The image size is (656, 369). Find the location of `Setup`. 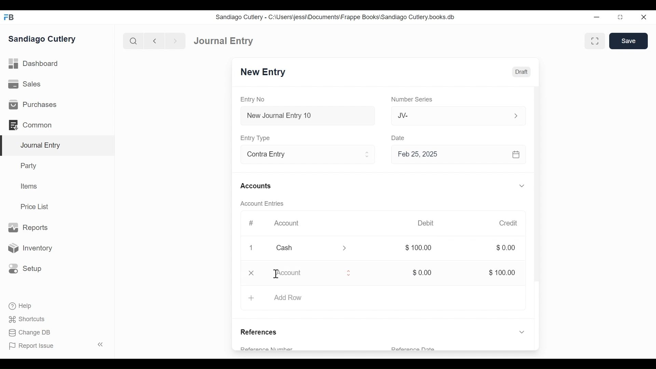

Setup is located at coordinates (25, 268).